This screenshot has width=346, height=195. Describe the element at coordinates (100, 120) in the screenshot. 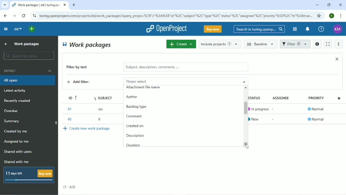

I see `ll` at that location.